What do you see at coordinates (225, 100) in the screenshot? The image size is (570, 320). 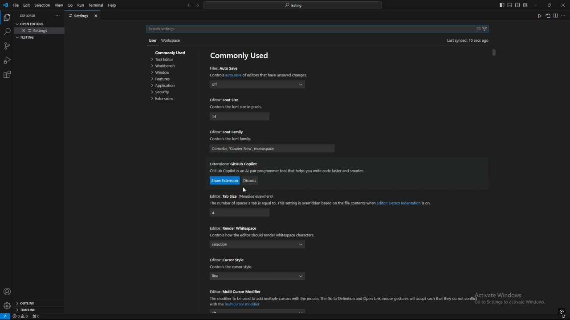 I see `editor font size` at bounding box center [225, 100].